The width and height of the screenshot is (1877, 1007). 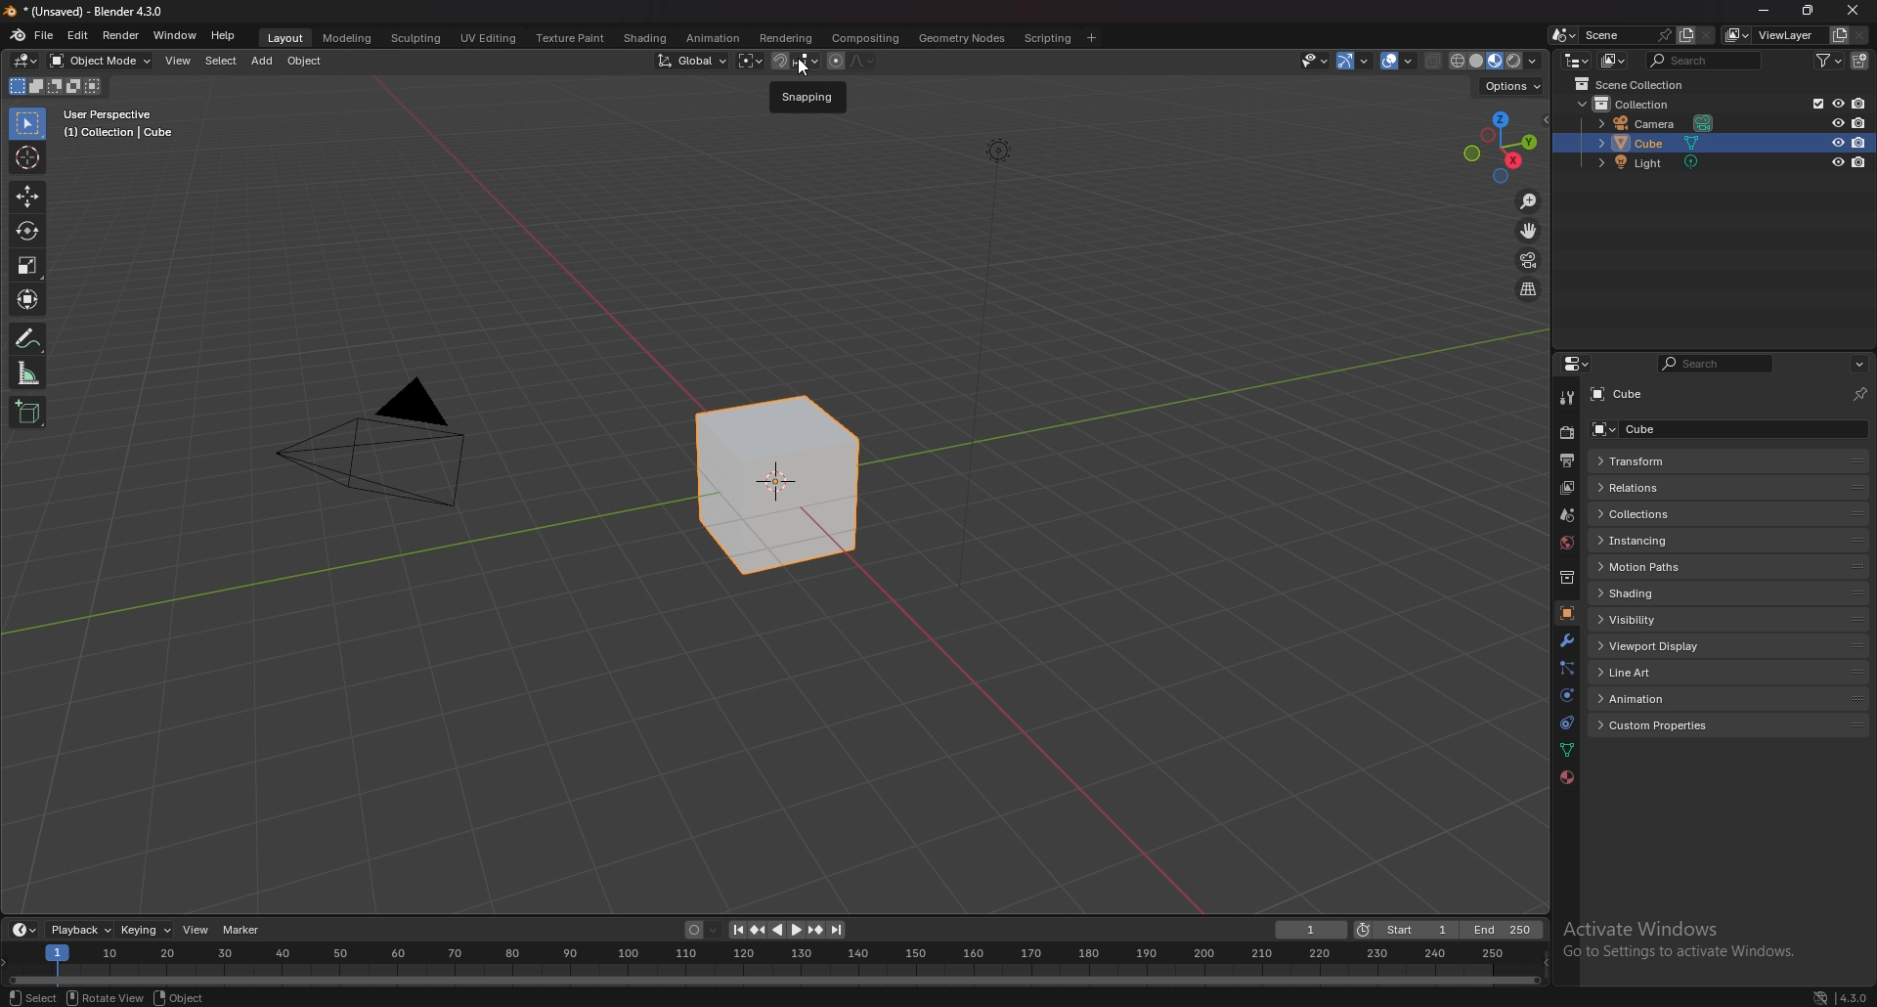 What do you see at coordinates (1500, 931) in the screenshot?
I see `end` at bounding box center [1500, 931].